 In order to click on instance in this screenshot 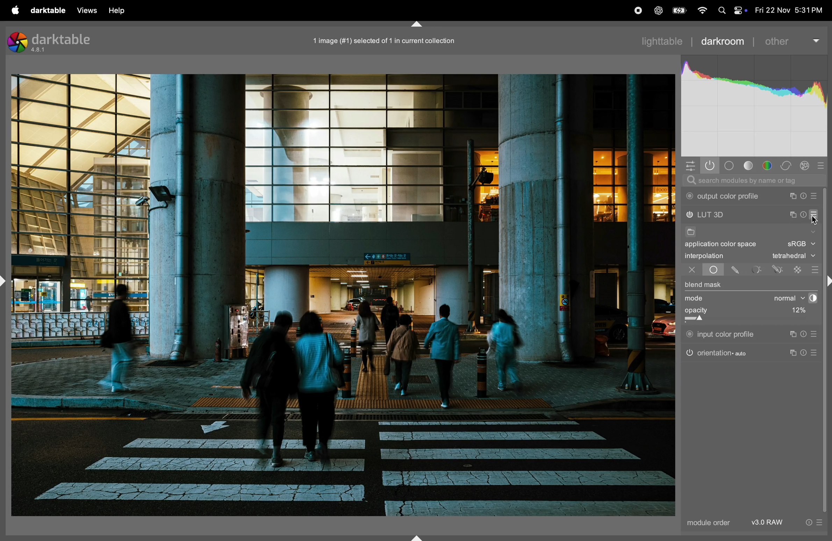, I will do `click(792, 334)`.